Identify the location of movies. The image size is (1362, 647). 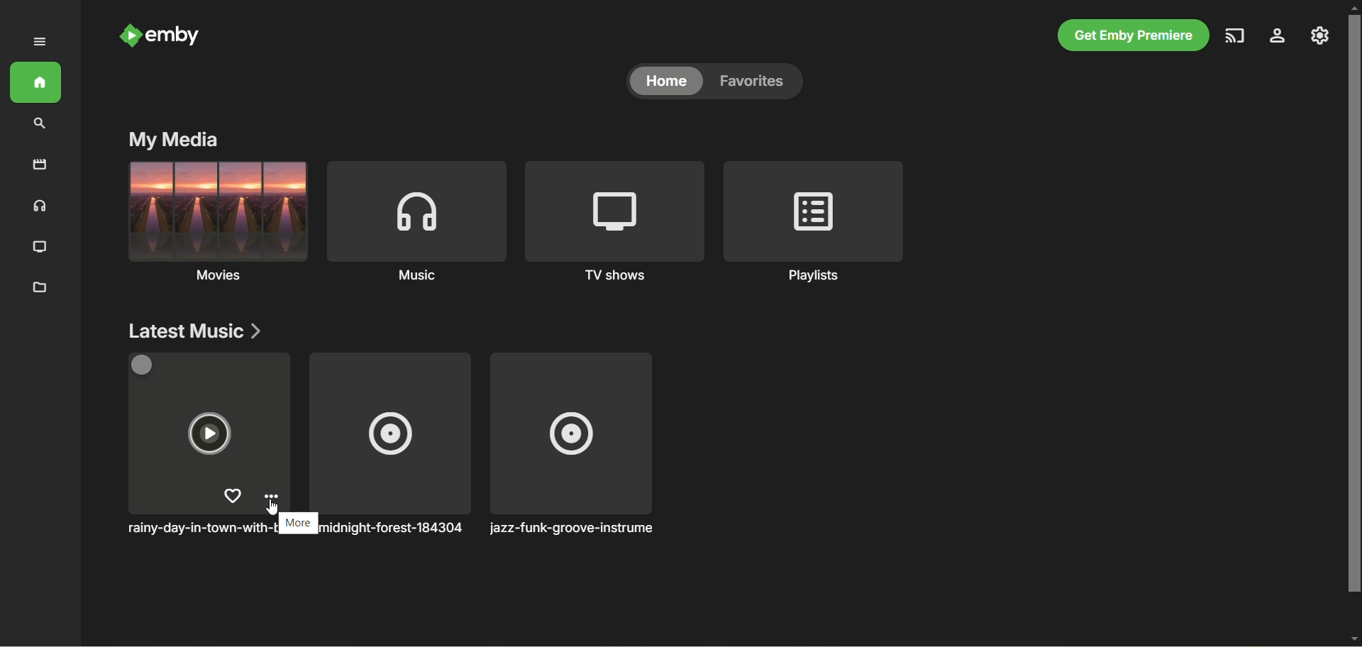
(216, 226).